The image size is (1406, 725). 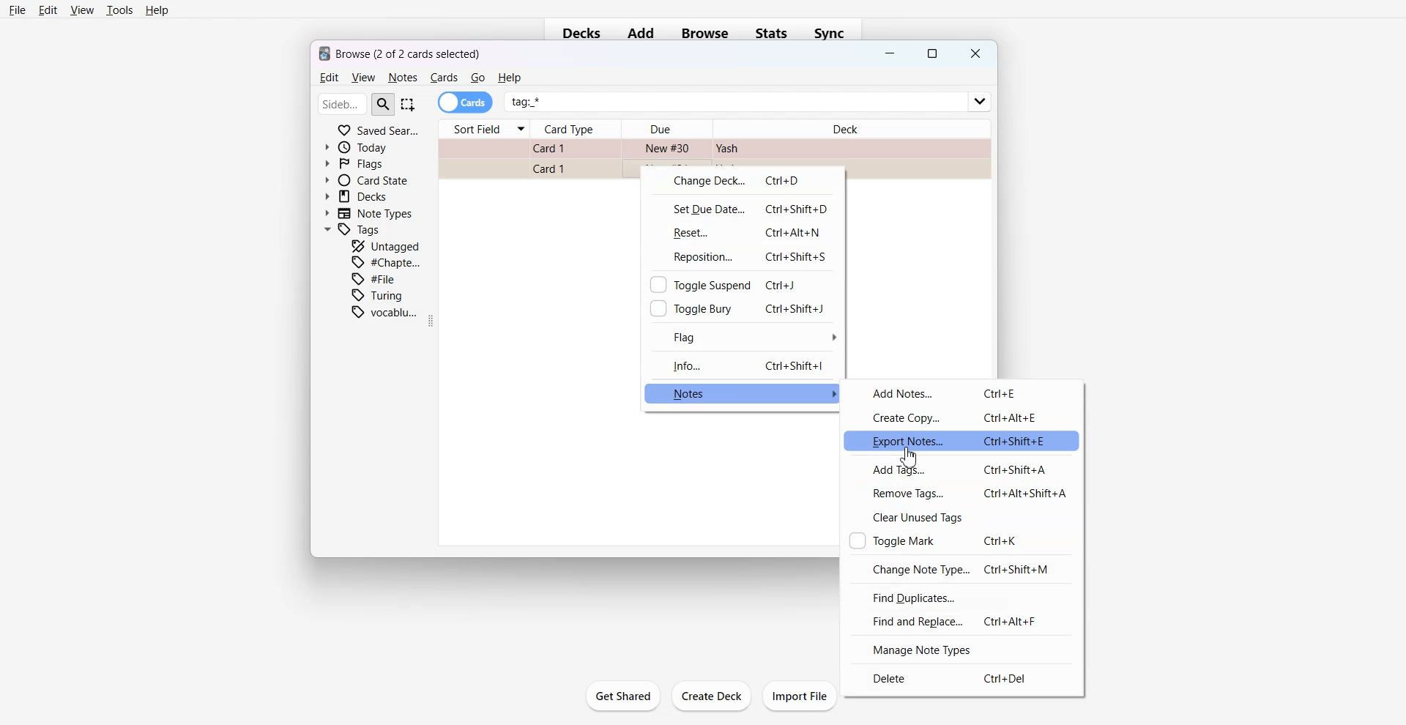 I want to click on Due, so click(x=667, y=129).